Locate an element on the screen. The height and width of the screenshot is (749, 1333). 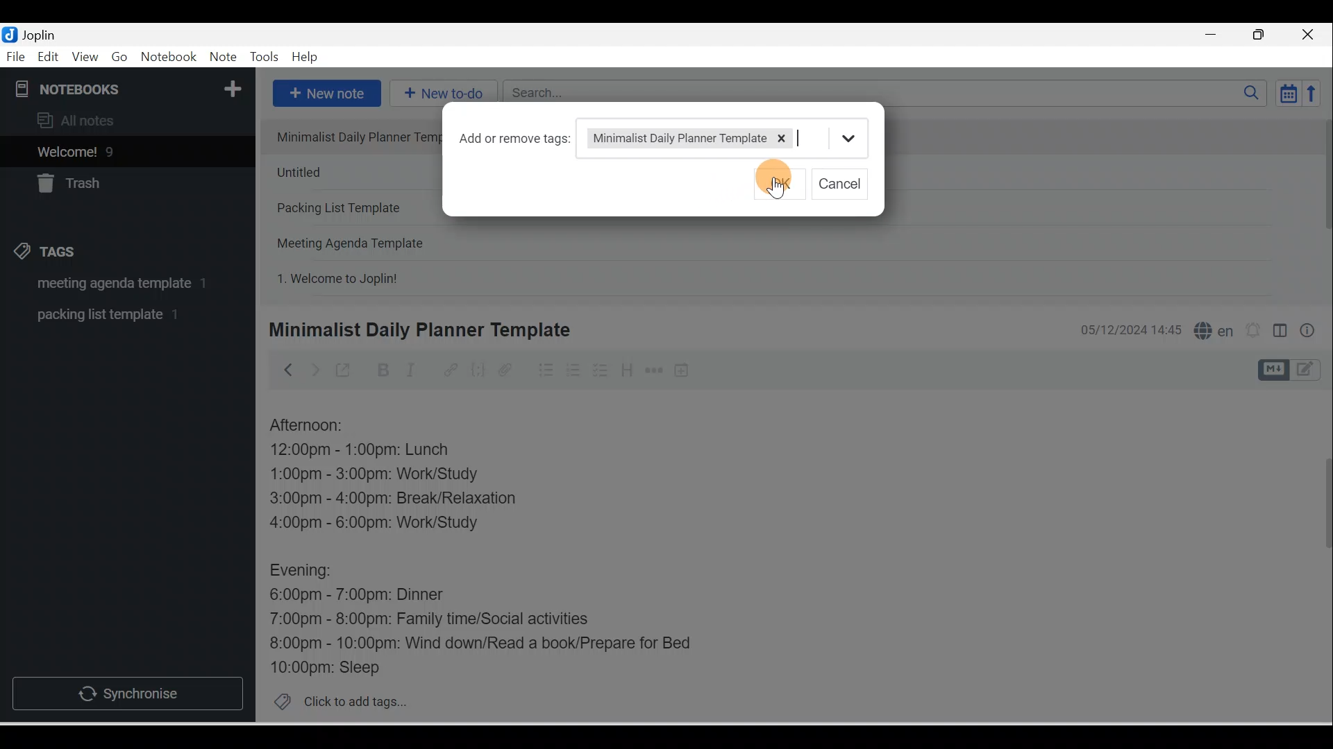
Bold is located at coordinates (381, 370).